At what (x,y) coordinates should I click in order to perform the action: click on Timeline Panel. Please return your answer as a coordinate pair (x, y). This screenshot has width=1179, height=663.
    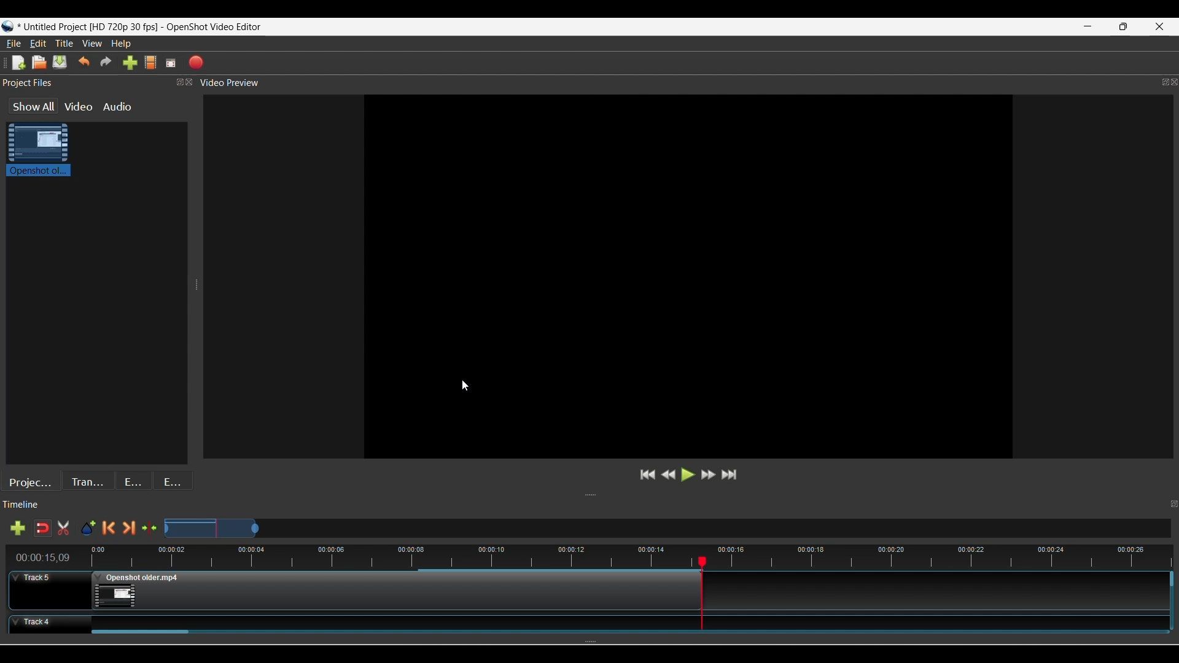
    Looking at the image, I should click on (578, 508).